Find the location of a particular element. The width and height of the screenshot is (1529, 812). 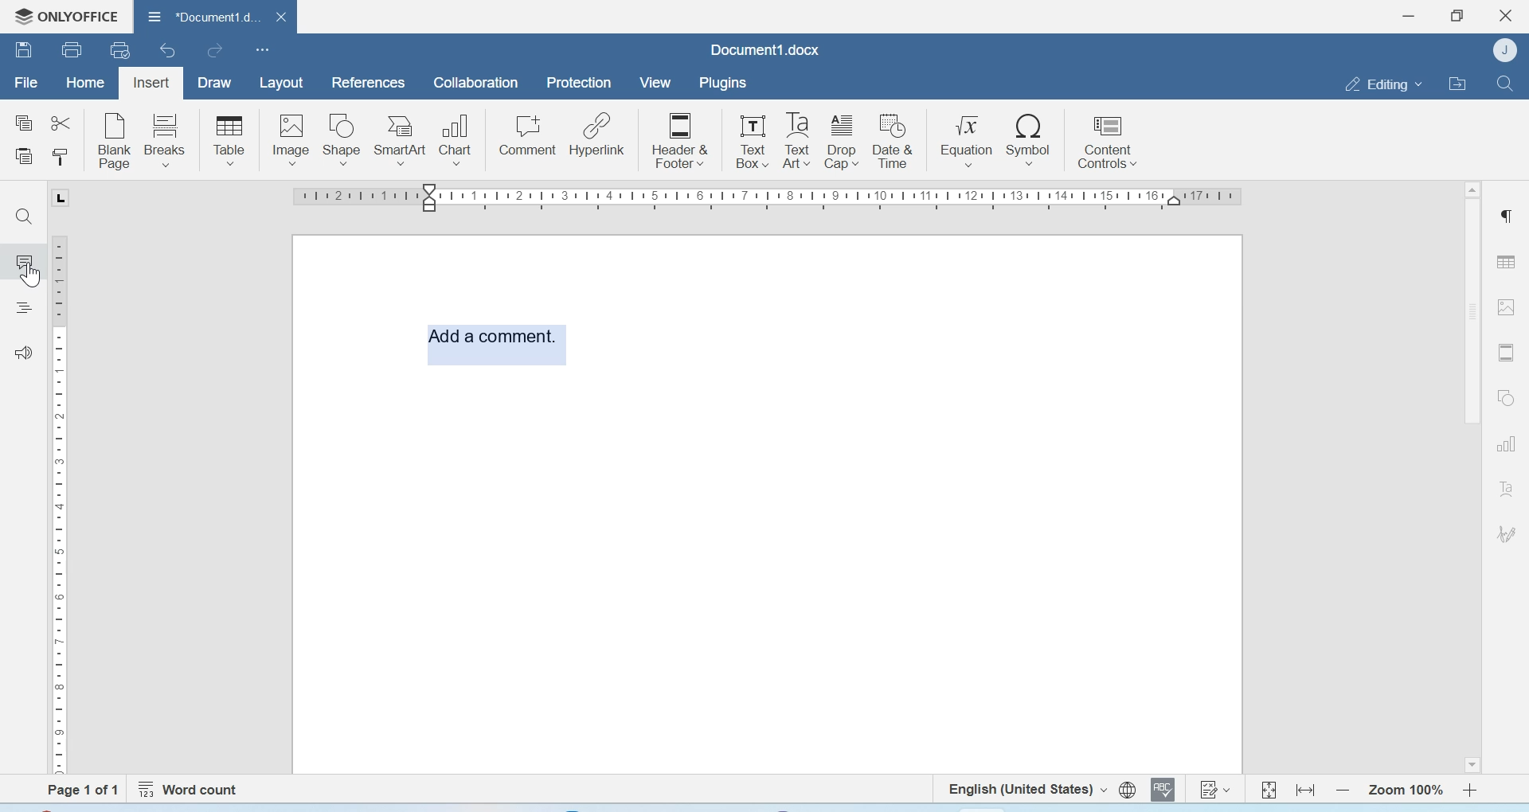

Comment icon is located at coordinates (20, 258).